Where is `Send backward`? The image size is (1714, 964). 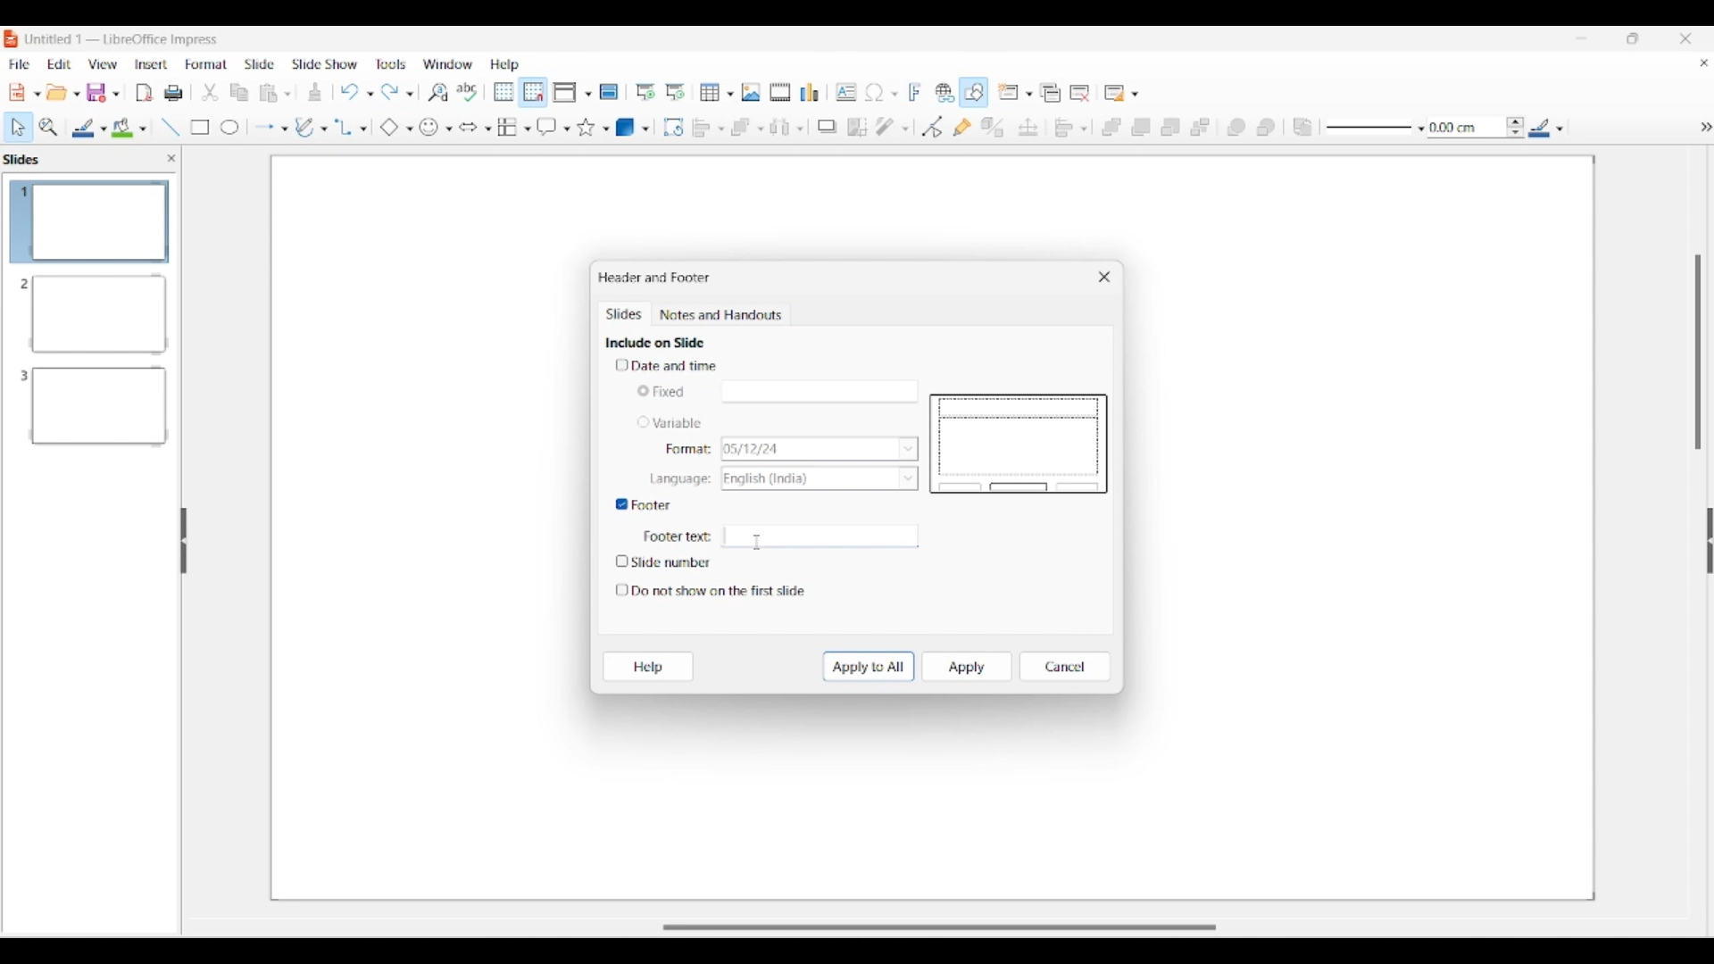 Send backward is located at coordinates (1171, 127).